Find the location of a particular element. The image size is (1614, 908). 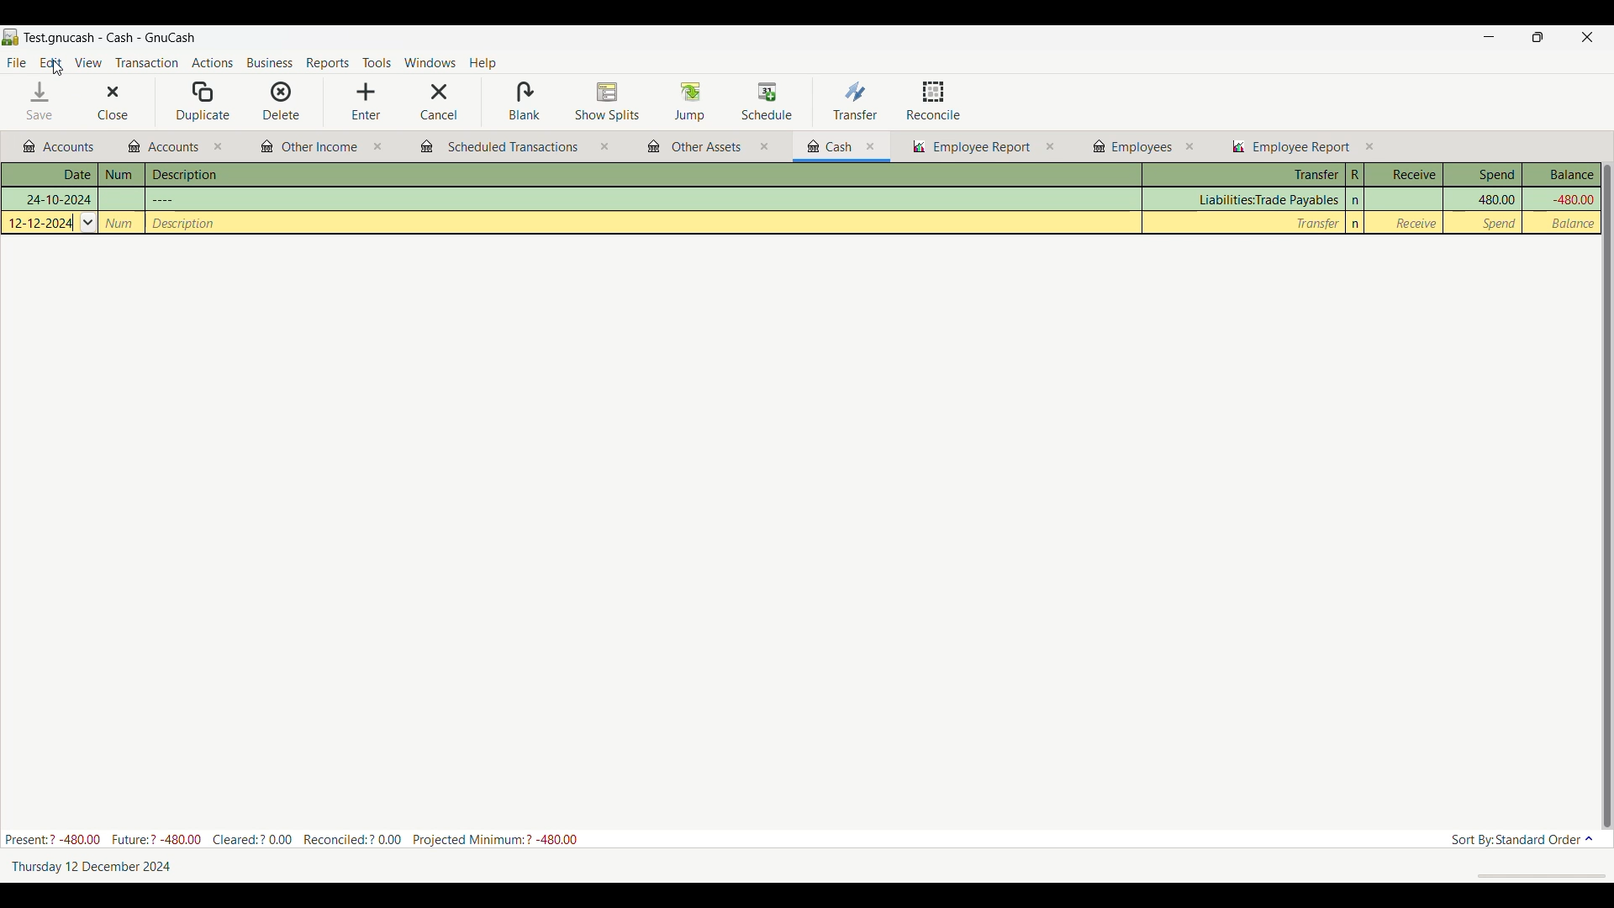

R column is located at coordinates (1354, 175).